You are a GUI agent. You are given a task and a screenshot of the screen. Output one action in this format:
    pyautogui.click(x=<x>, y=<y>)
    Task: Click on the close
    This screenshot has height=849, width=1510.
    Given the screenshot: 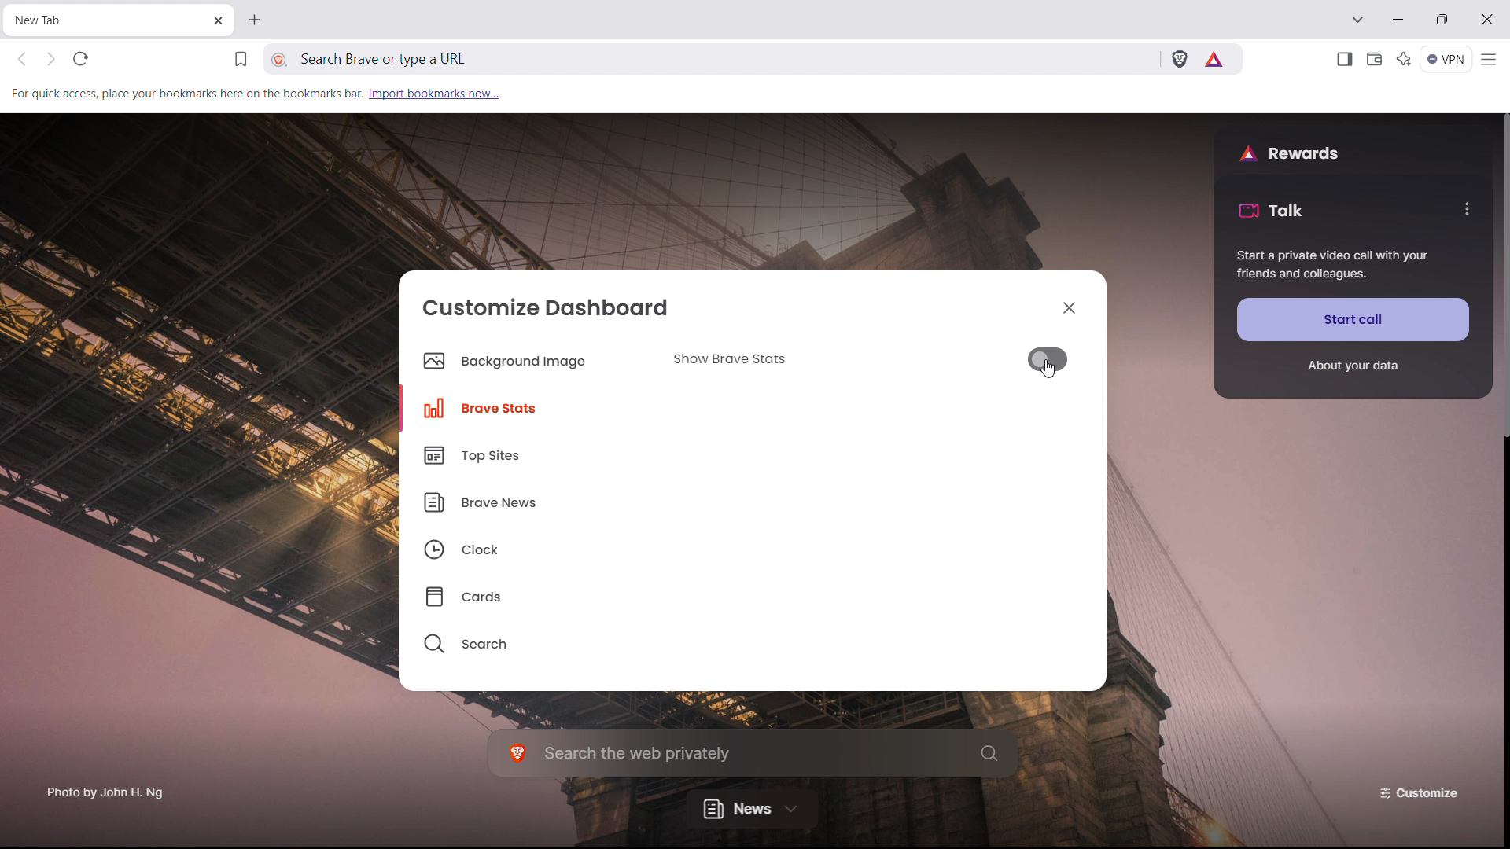 What is the action you would take?
    pyautogui.click(x=1070, y=307)
    